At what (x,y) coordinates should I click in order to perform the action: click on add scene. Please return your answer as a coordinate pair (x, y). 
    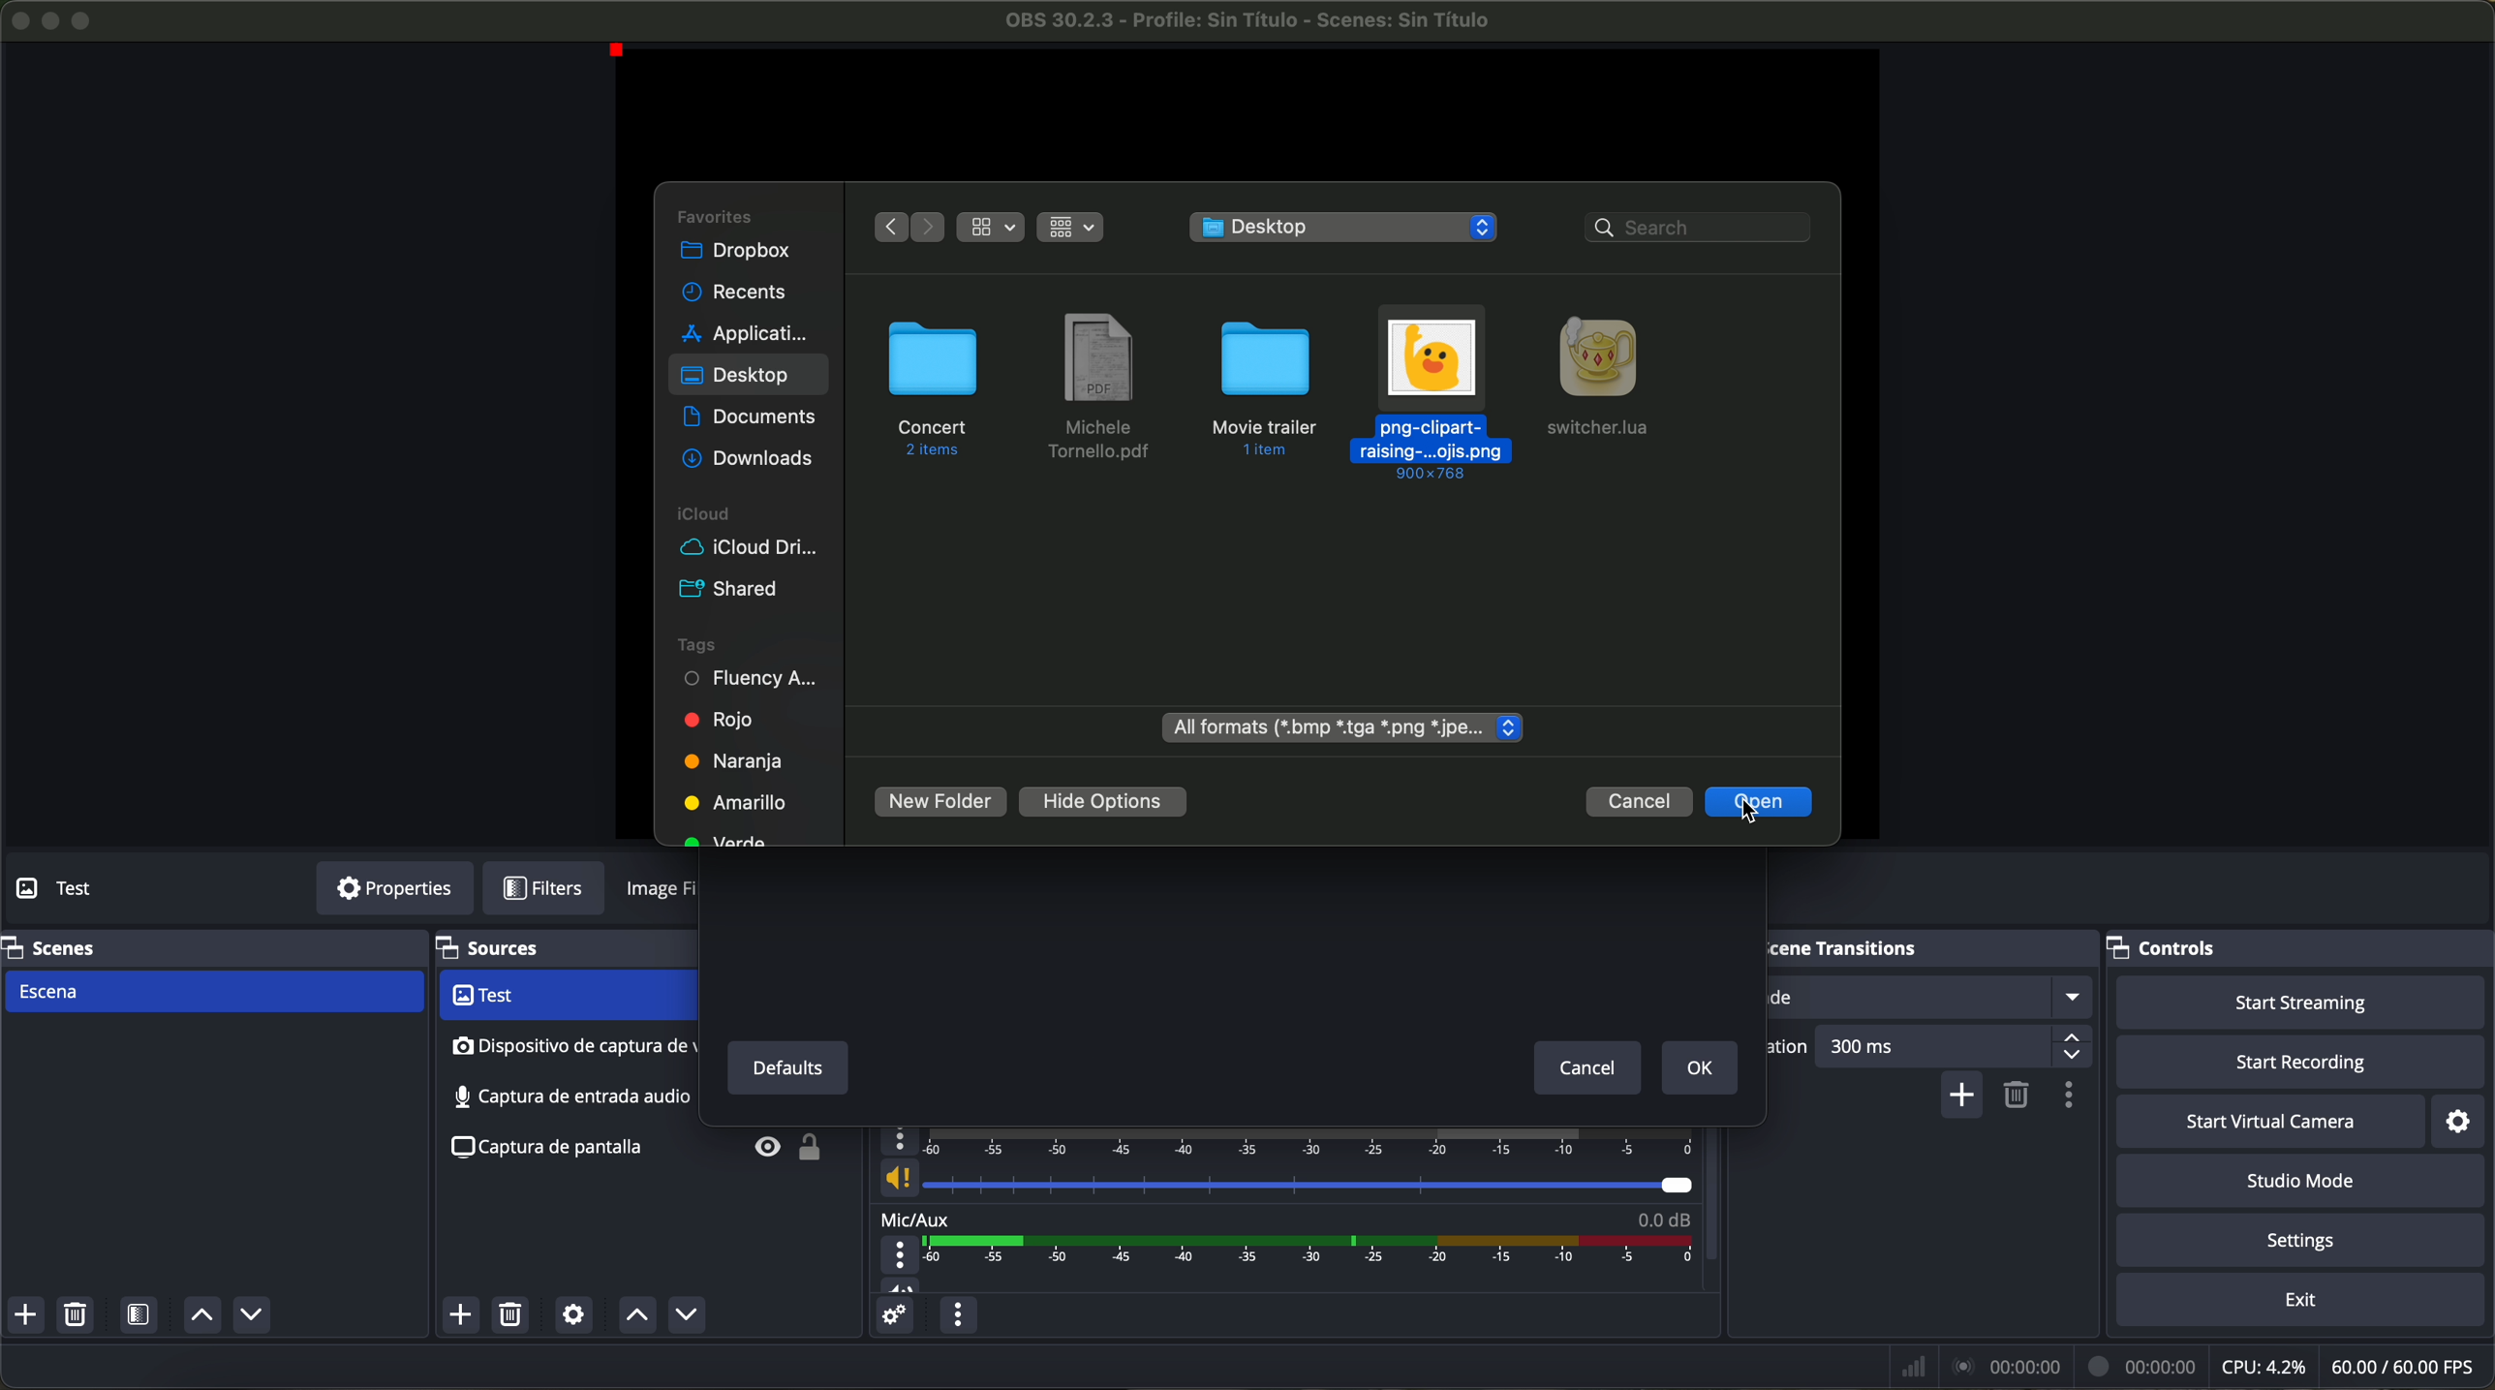
    Looking at the image, I should click on (25, 1315).